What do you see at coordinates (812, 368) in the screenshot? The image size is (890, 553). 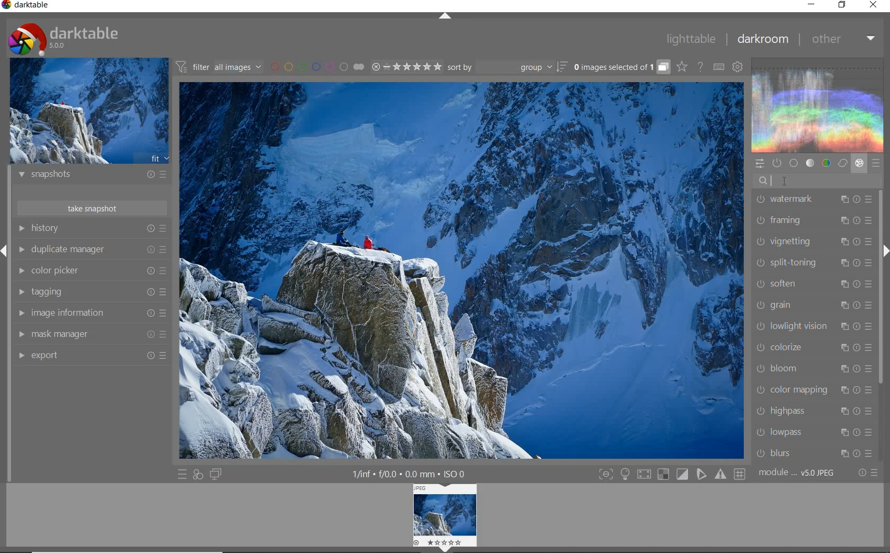 I see `bloom` at bounding box center [812, 368].